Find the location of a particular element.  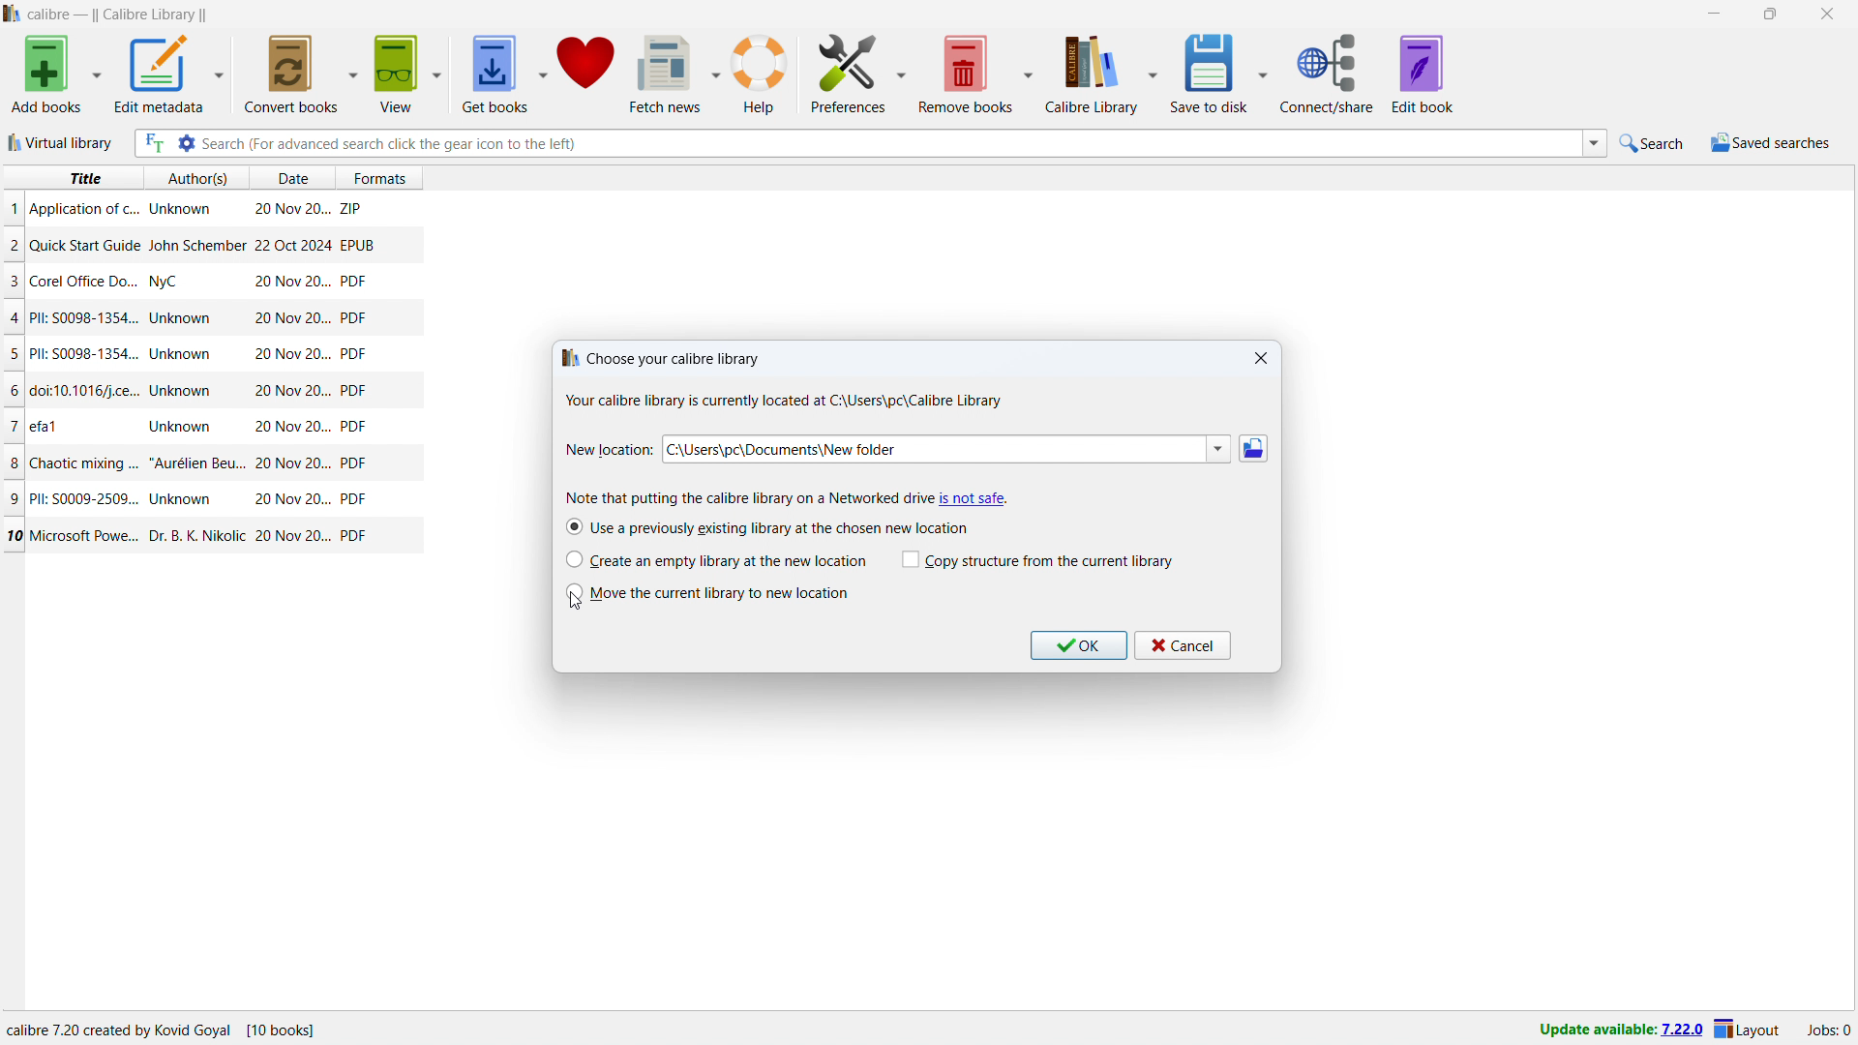

Note is located at coordinates (740, 497).